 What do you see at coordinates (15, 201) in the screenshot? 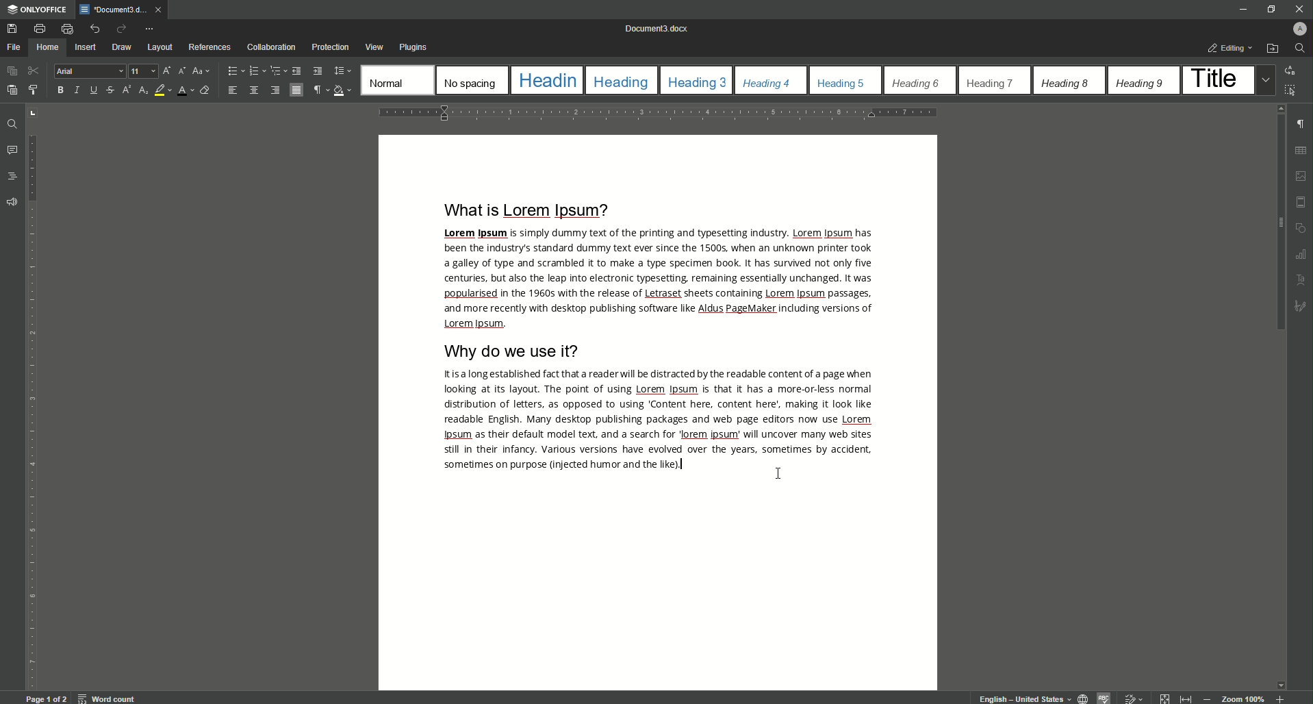
I see `Feedback` at bounding box center [15, 201].